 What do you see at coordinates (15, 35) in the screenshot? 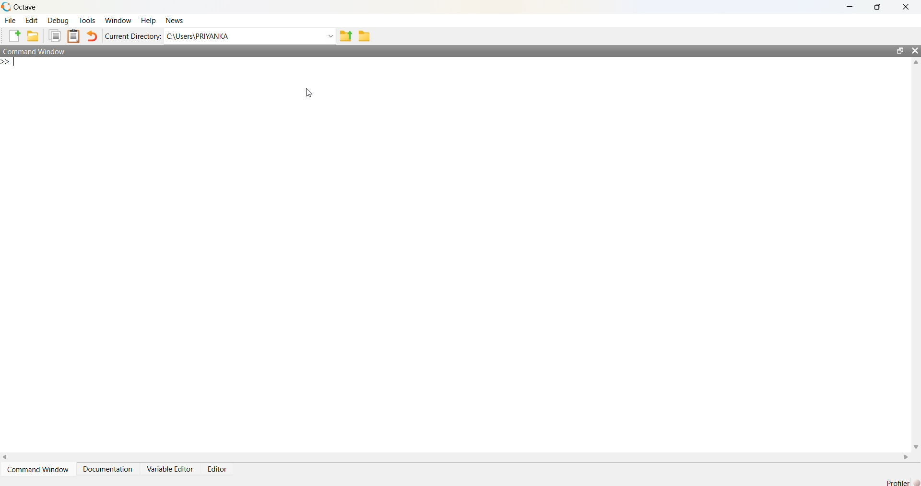
I see `New script` at bounding box center [15, 35].